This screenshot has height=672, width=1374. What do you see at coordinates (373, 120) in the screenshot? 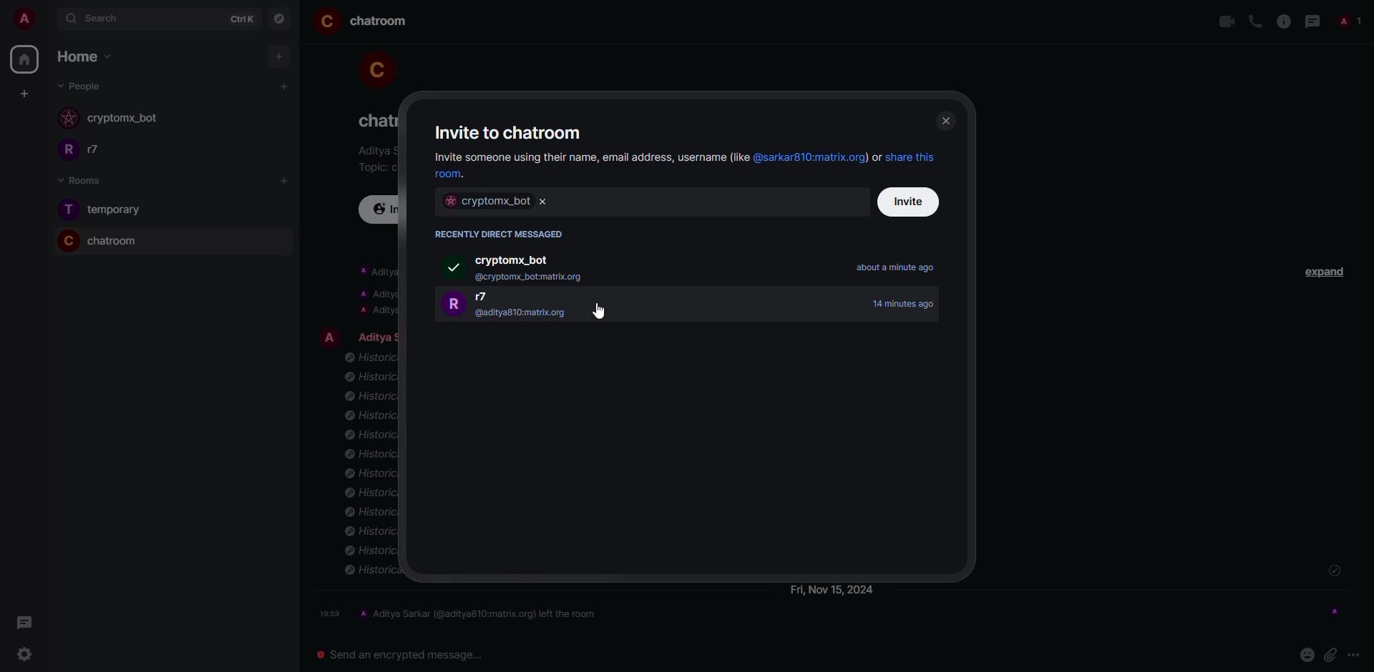
I see `room` at bounding box center [373, 120].